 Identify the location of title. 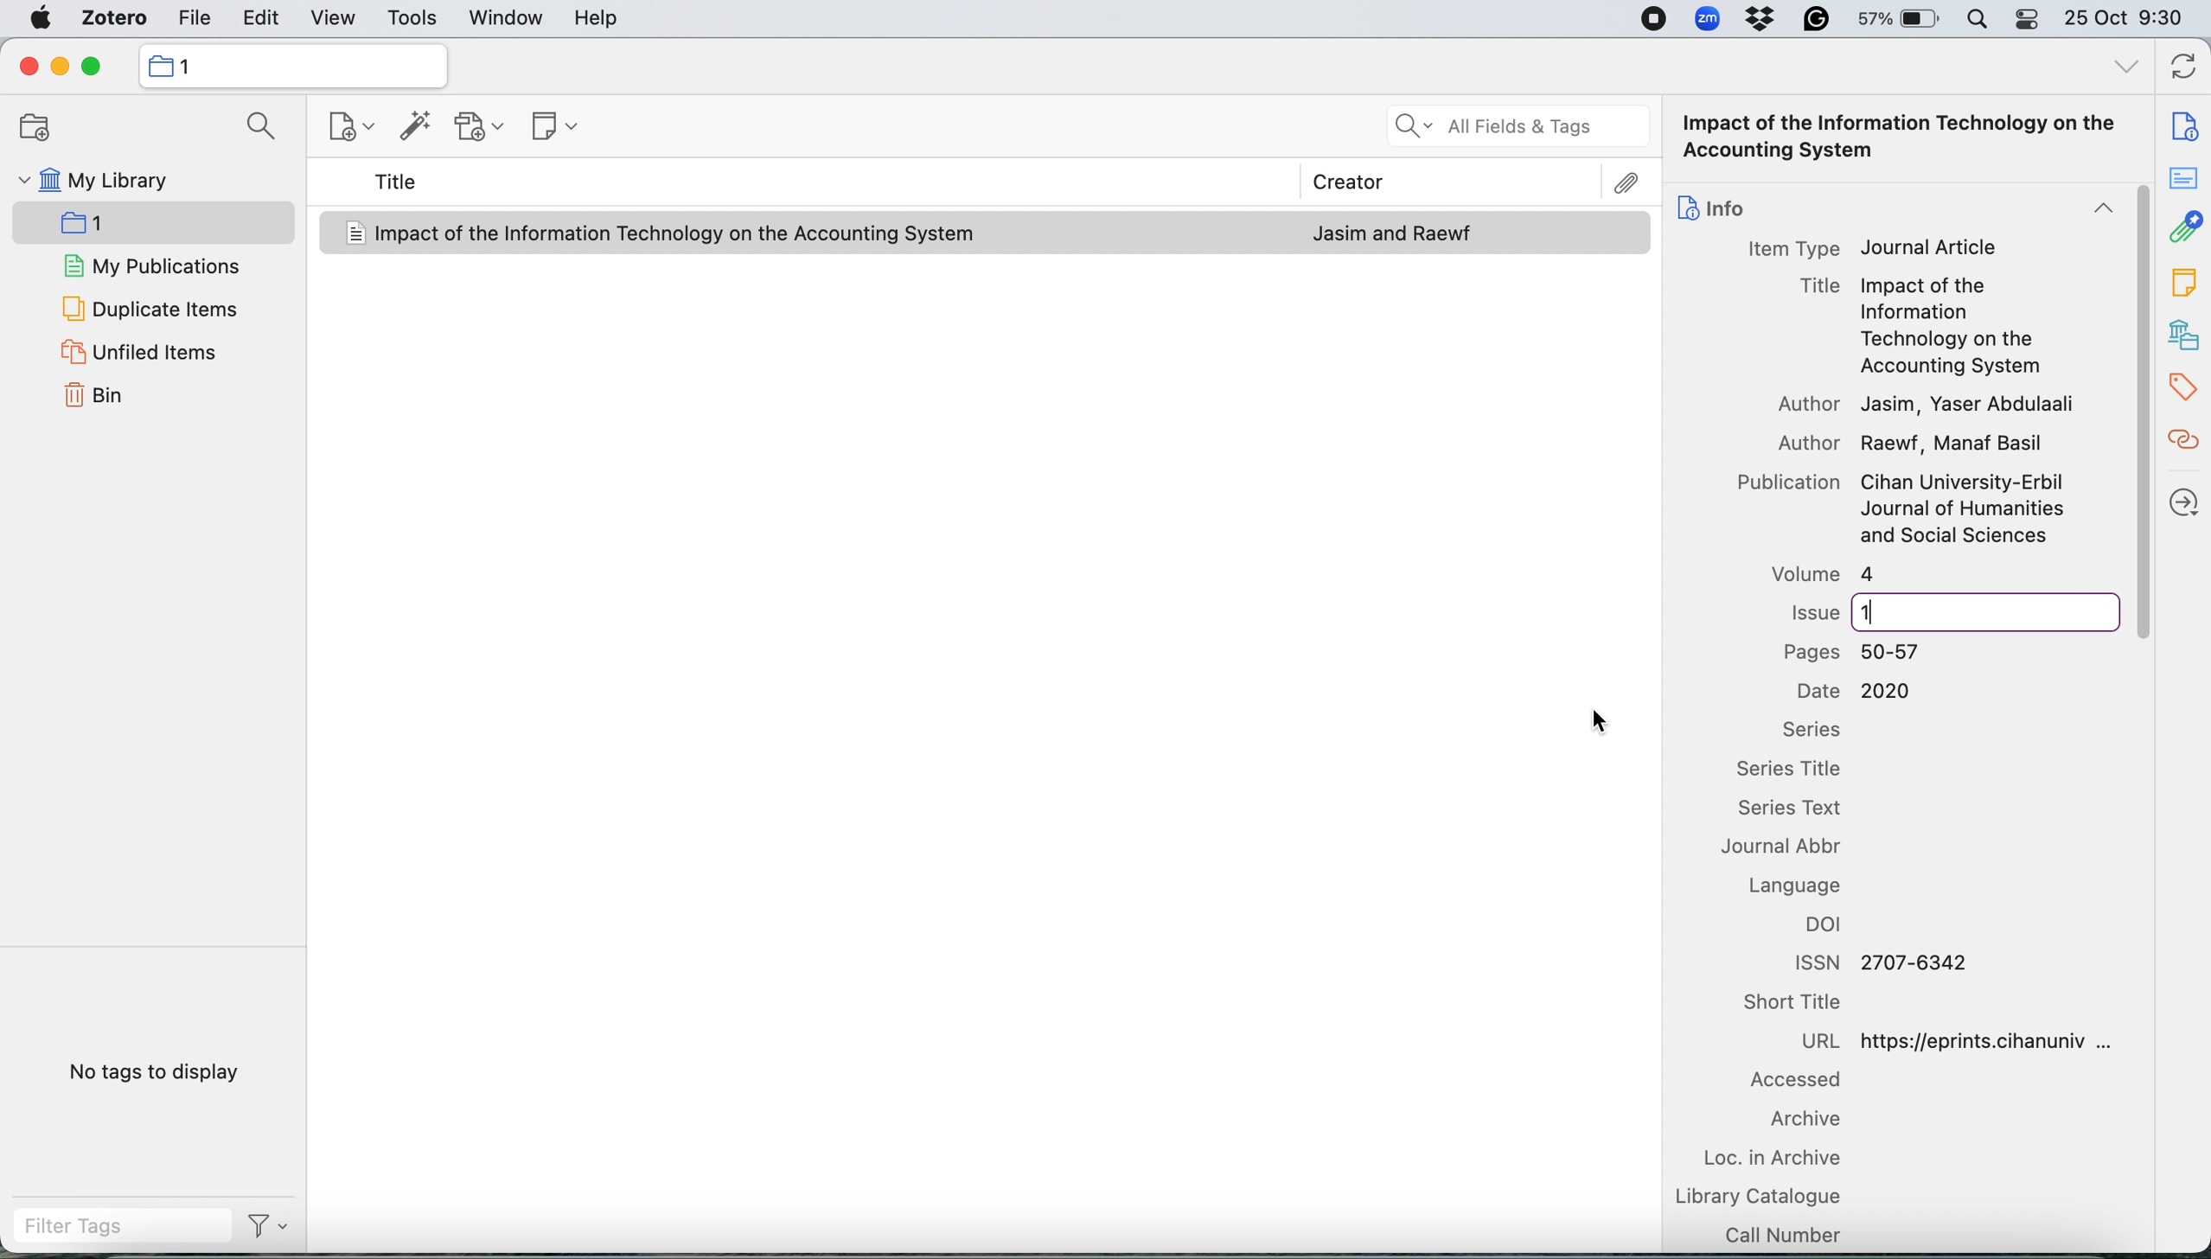
(399, 182).